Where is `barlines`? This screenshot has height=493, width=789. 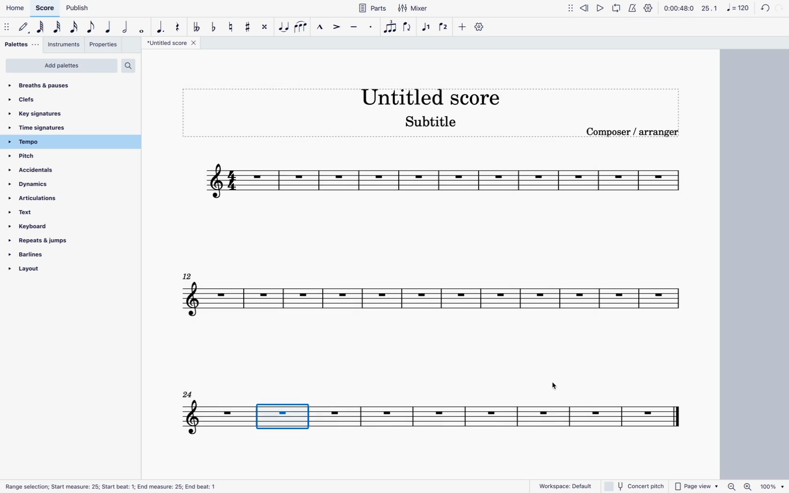 barlines is located at coordinates (43, 255).